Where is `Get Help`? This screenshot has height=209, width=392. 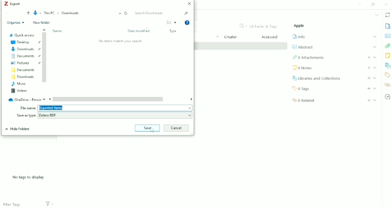
Get Help is located at coordinates (187, 23).